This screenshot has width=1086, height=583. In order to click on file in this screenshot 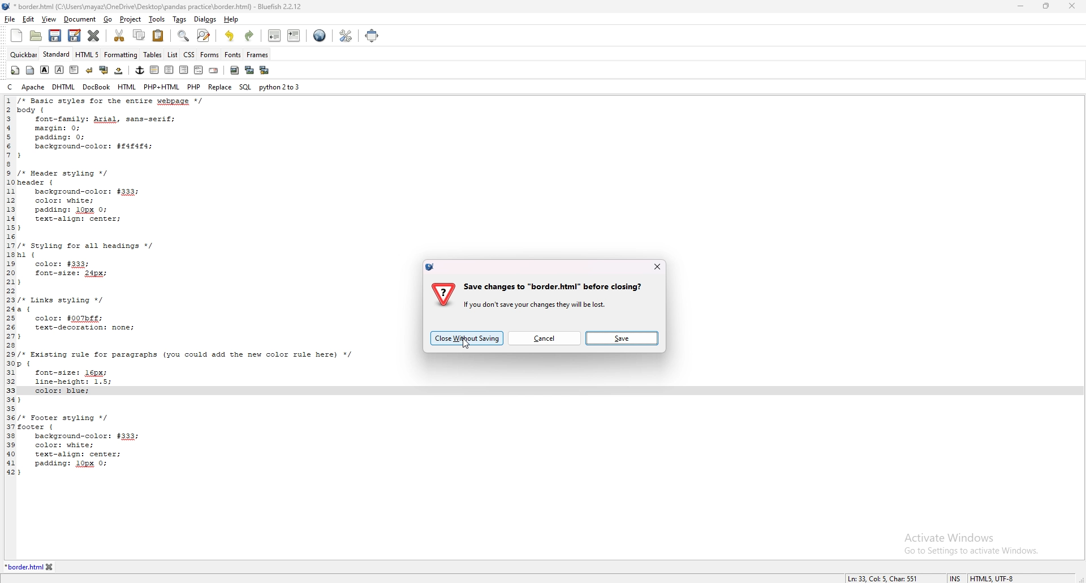, I will do `click(10, 19)`.